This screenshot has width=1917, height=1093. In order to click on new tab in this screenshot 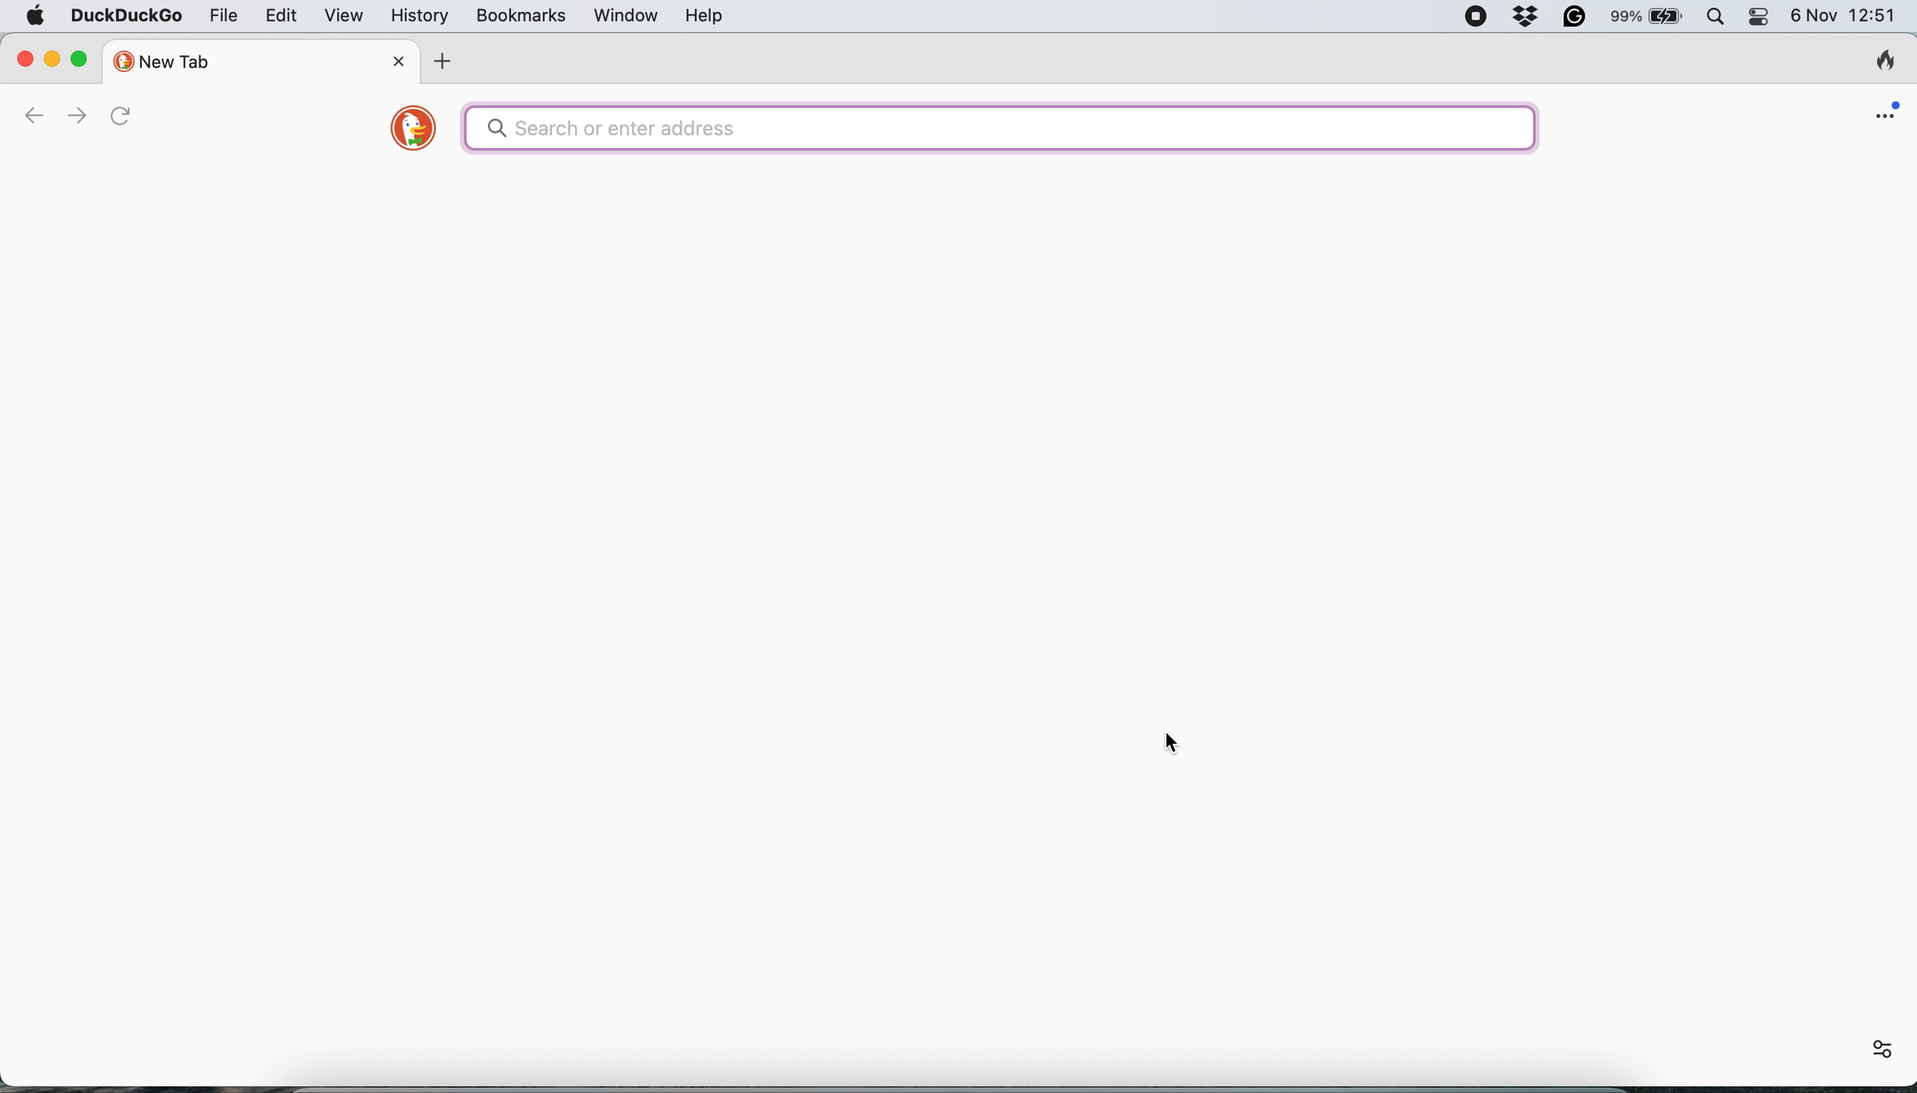, I will do `click(260, 58)`.